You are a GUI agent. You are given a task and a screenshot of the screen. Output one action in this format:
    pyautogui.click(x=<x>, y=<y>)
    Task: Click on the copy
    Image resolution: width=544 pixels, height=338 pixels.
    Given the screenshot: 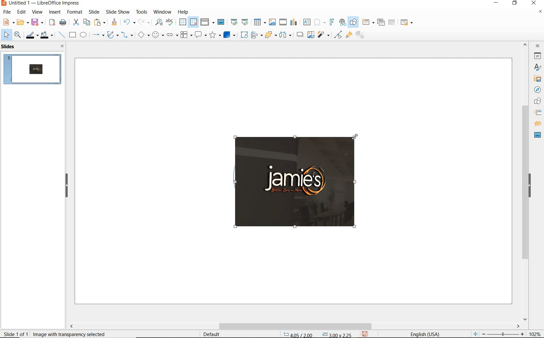 What is the action you would take?
    pyautogui.click(x=86, y=22)
    